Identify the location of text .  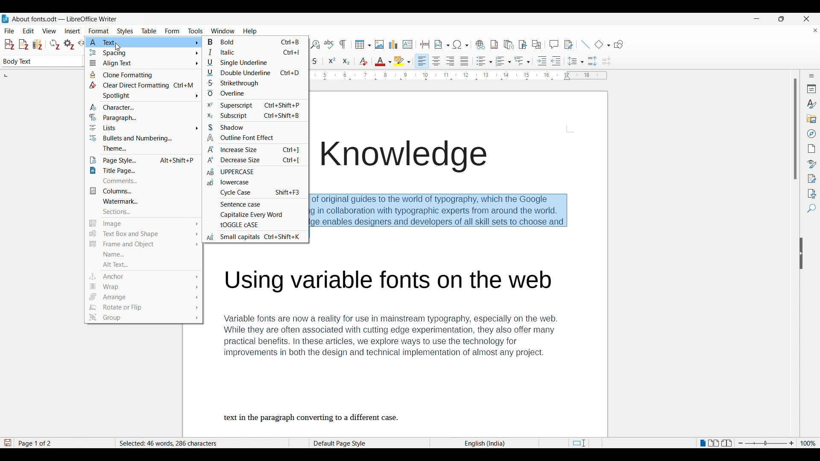
(144, 43).